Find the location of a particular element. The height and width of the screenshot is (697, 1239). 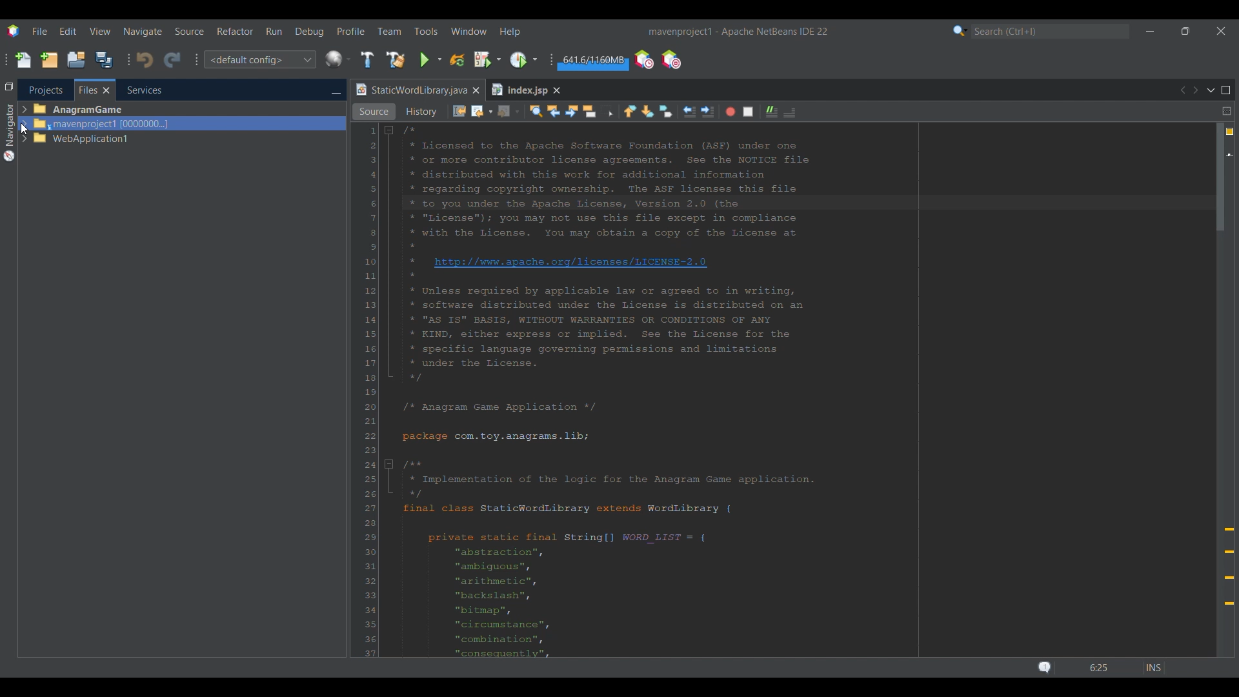

Help menu is located at coordinates (509, 32).